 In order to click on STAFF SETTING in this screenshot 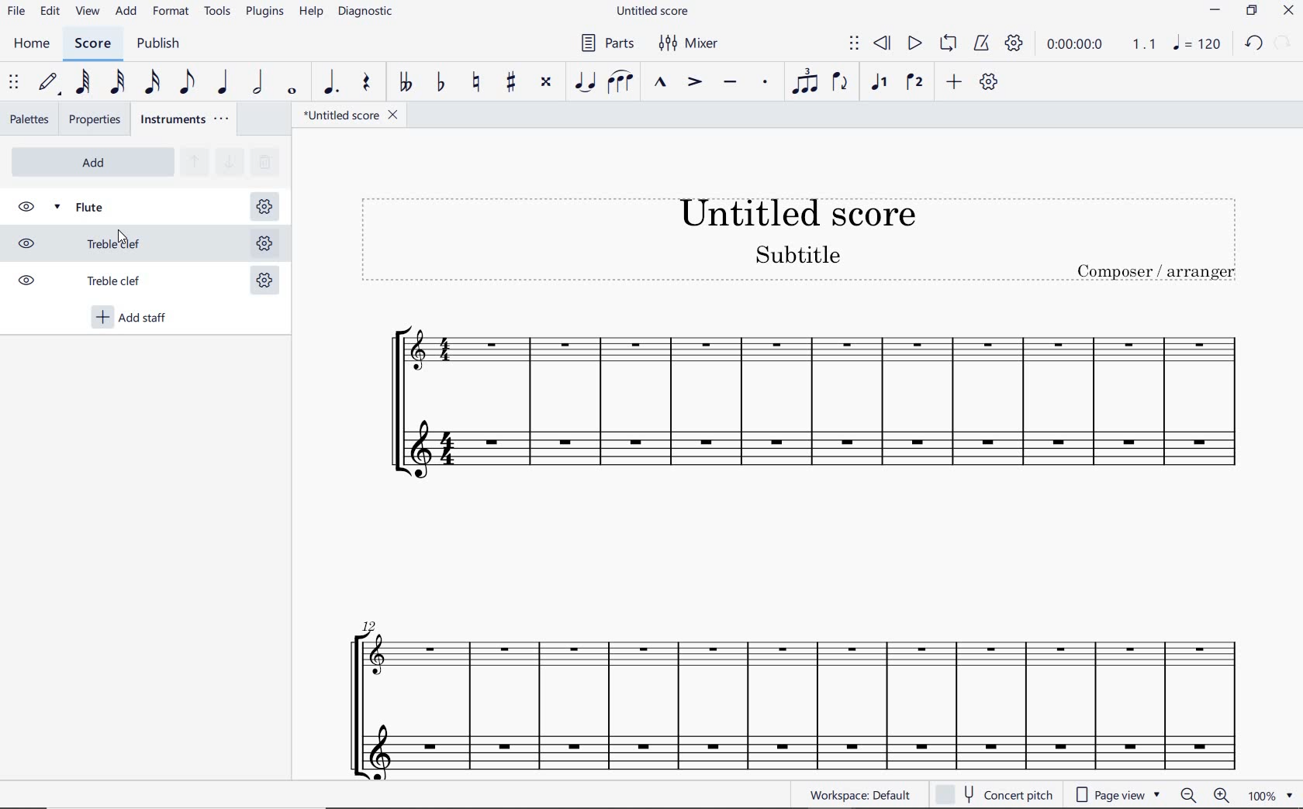, I will do `click(263, 207)`.